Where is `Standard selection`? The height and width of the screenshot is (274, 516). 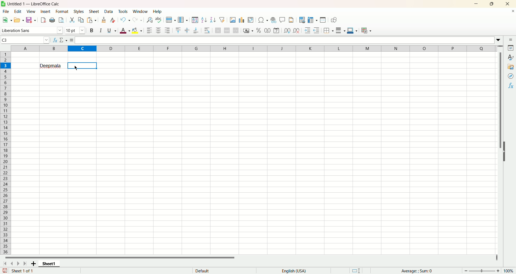 Standard selection is located at coordinates (356, 271).